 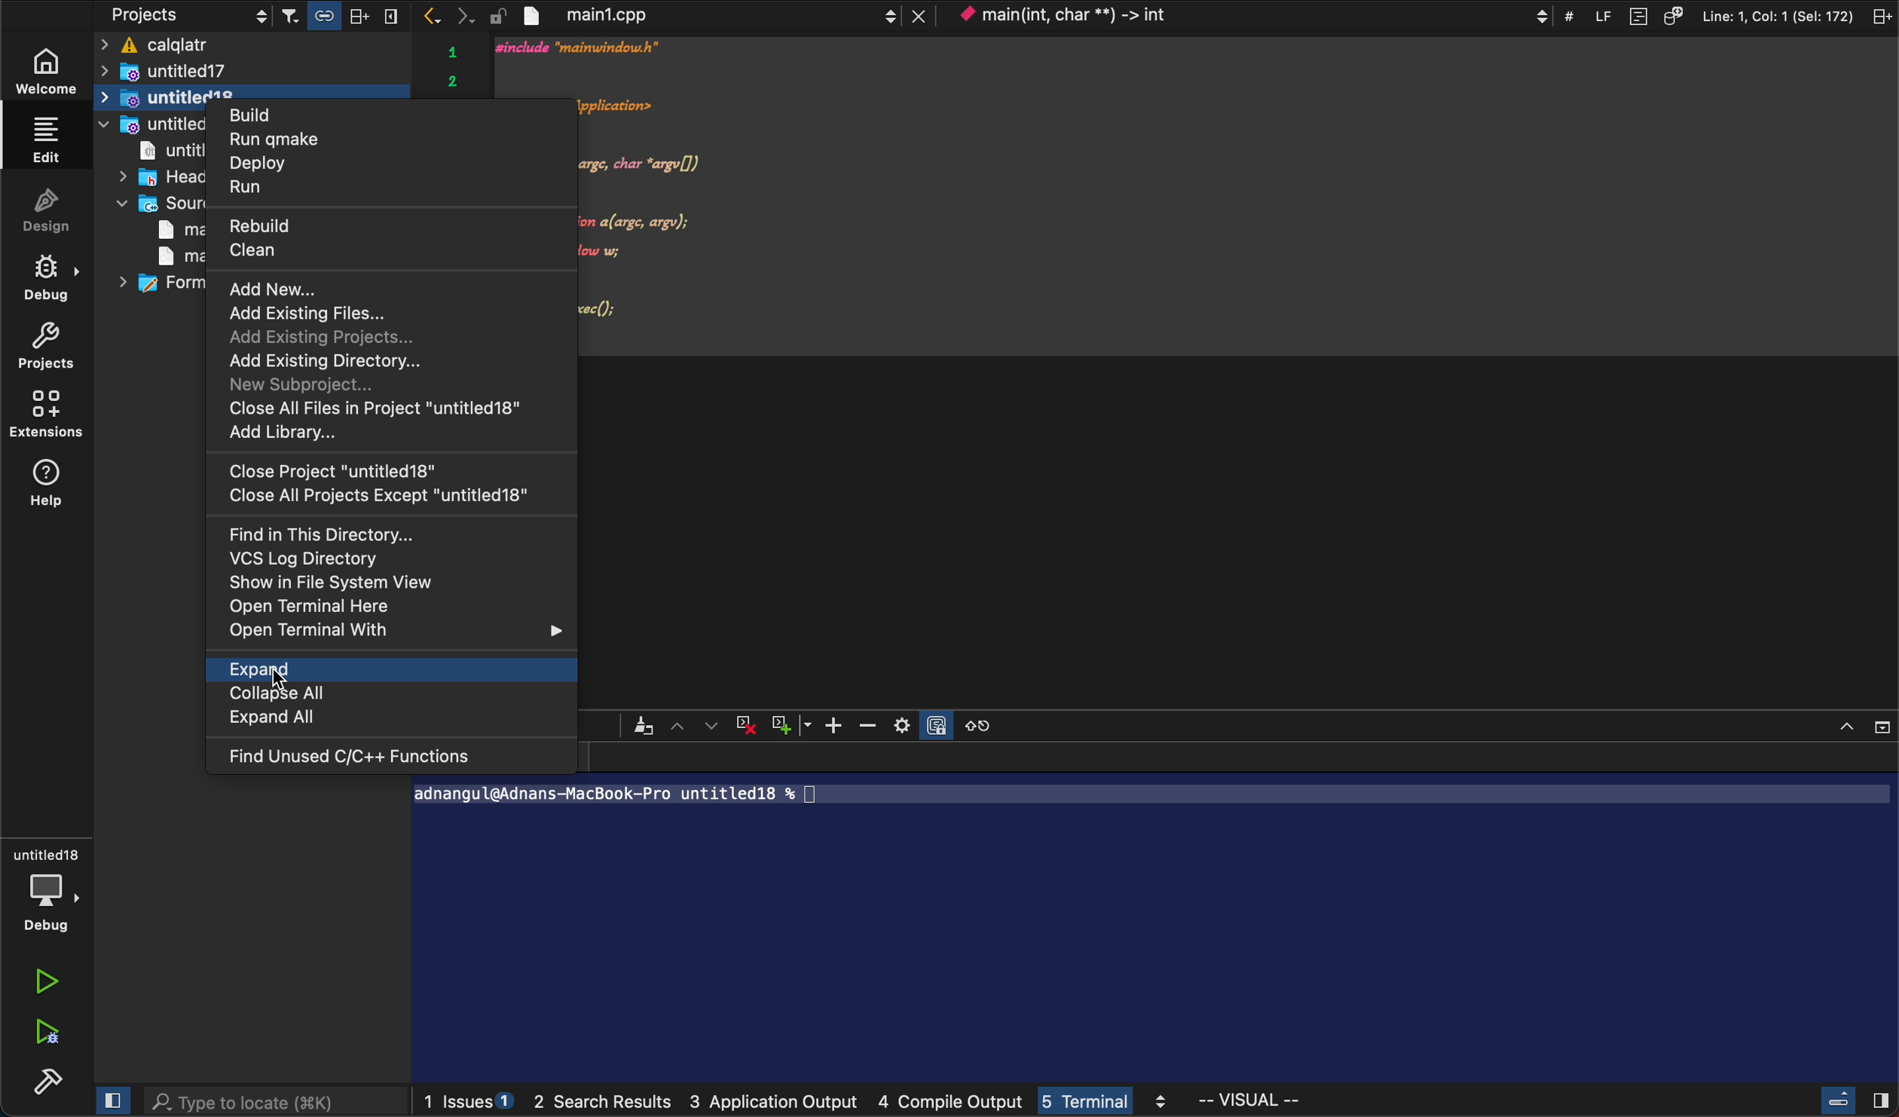 What do you see at coordinates (329, 583) in the screenshot?
I see `show system` at bounding box center [329, 583].